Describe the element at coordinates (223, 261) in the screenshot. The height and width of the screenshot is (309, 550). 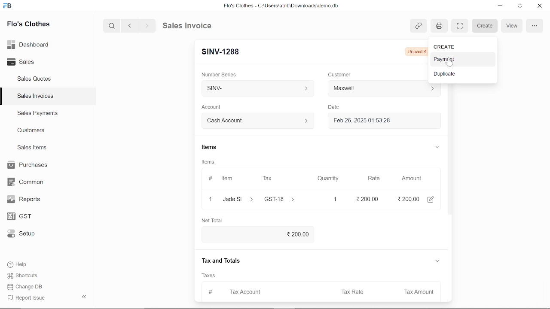
I see `Tax and Totals` at that location.